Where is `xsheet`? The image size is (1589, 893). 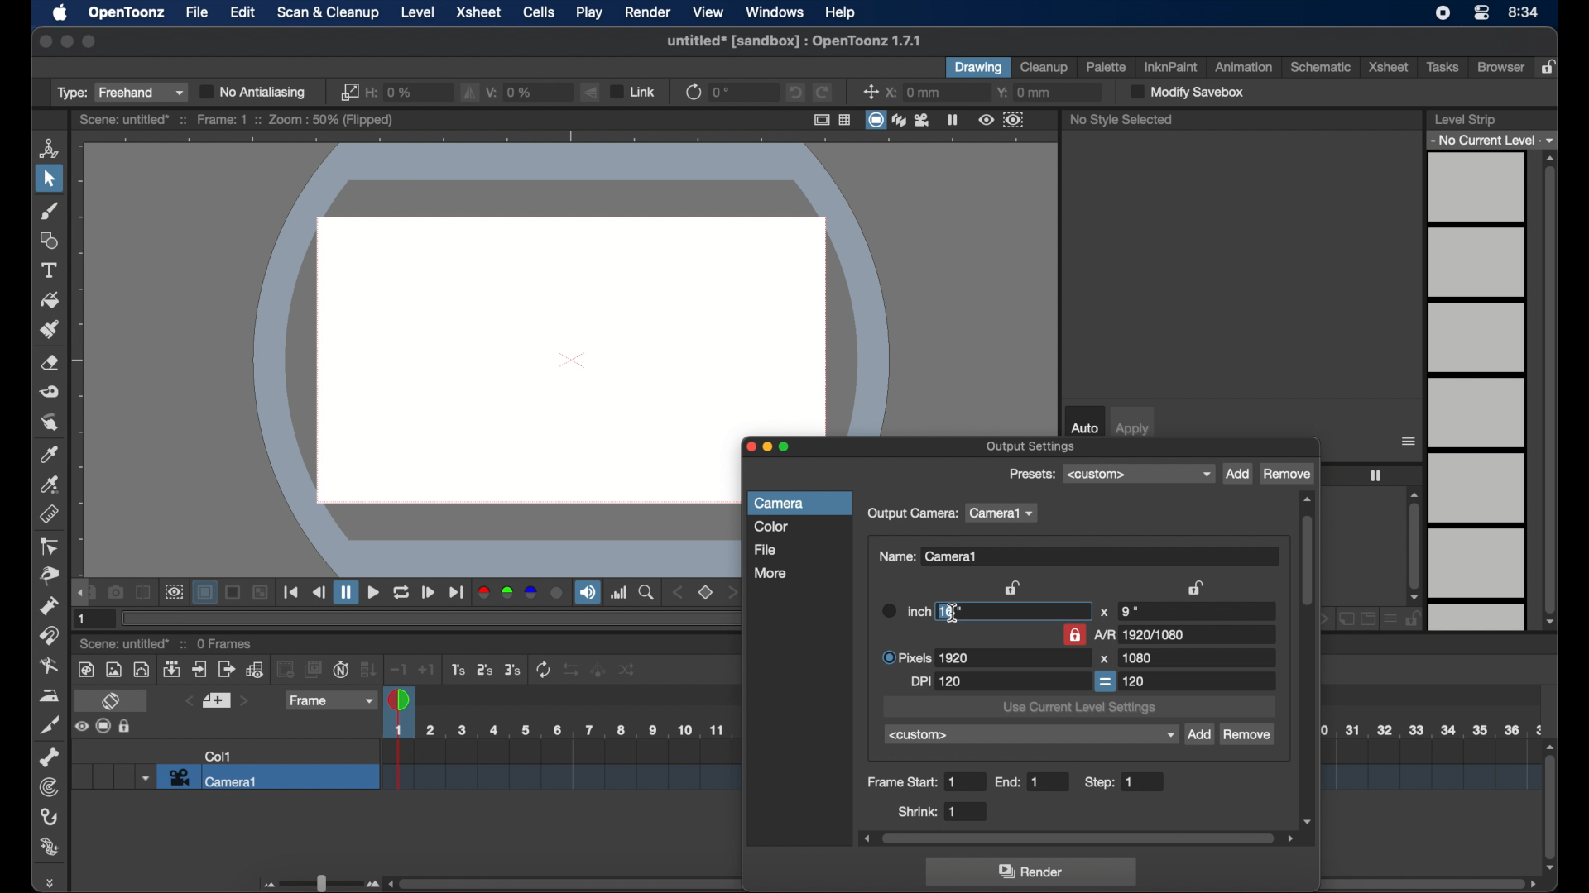
xsheet is located at coordinates (478, 12).